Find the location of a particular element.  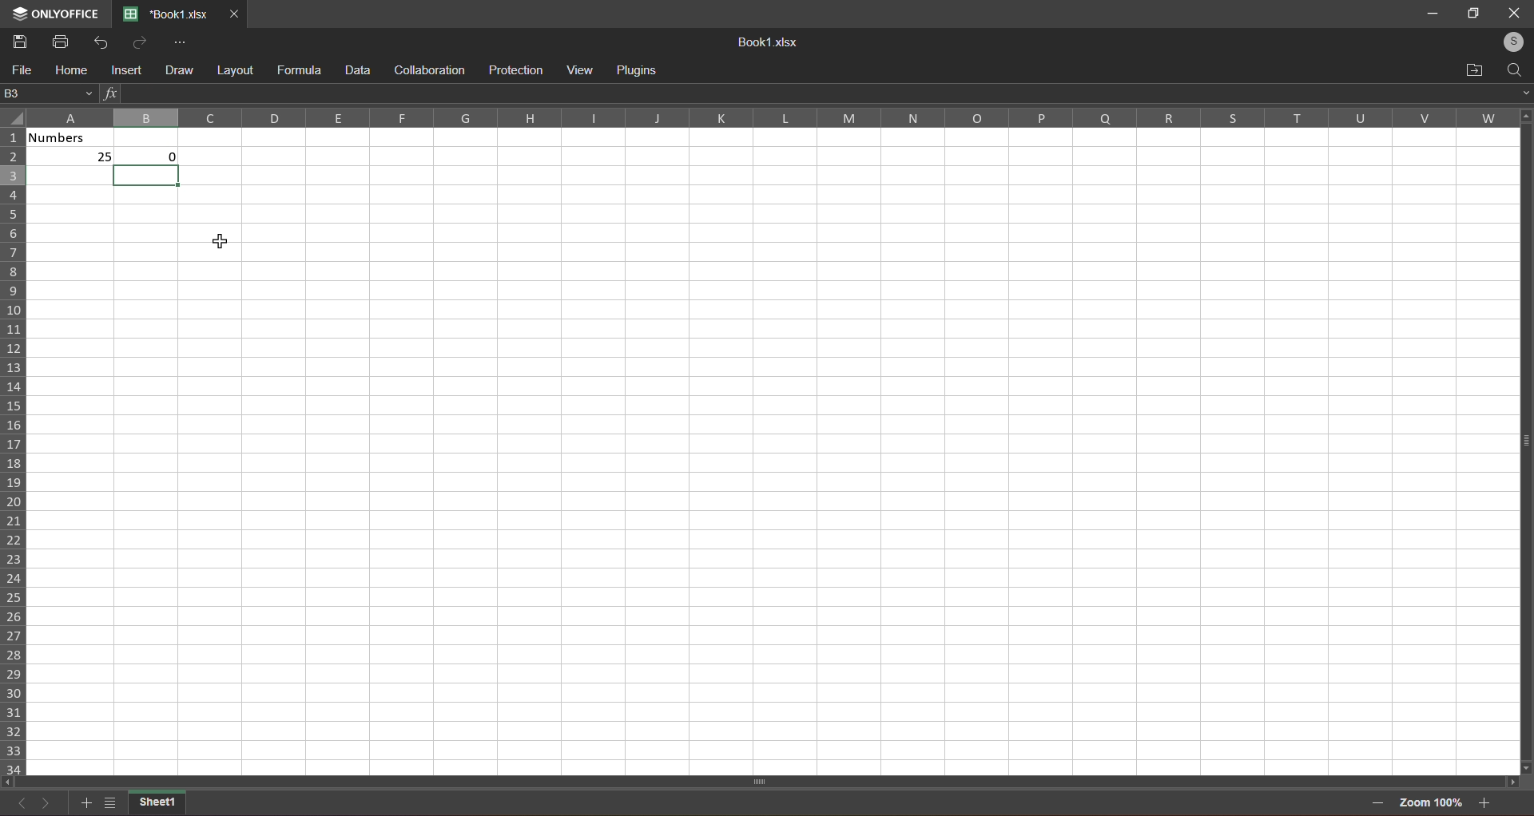

minimize is located at coordinates (1433, 14).